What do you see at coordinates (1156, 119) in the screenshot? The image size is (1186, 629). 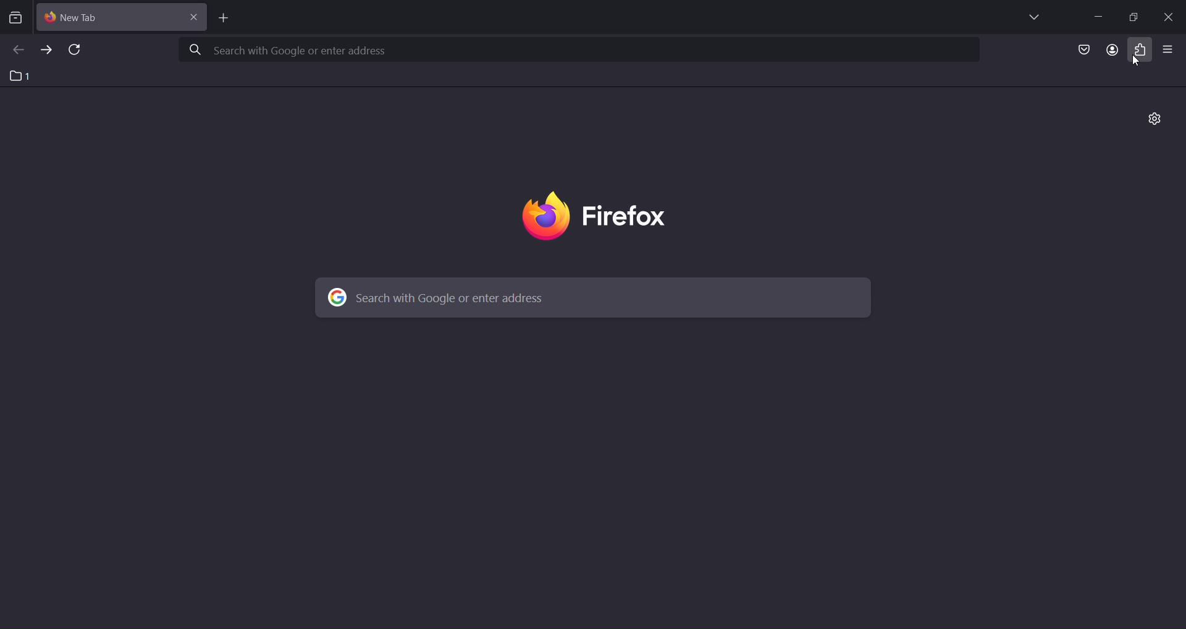 I see `personalize new tab` at bounding box center [1156, 119].